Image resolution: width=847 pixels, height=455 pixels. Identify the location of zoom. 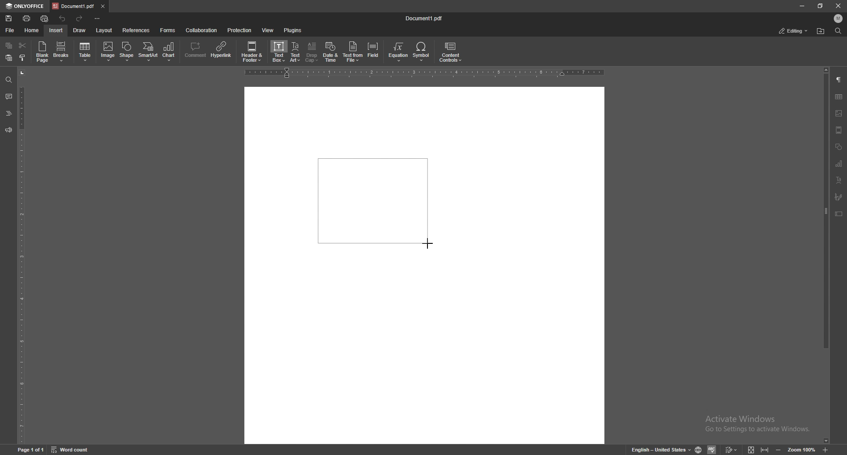
(802, 450).